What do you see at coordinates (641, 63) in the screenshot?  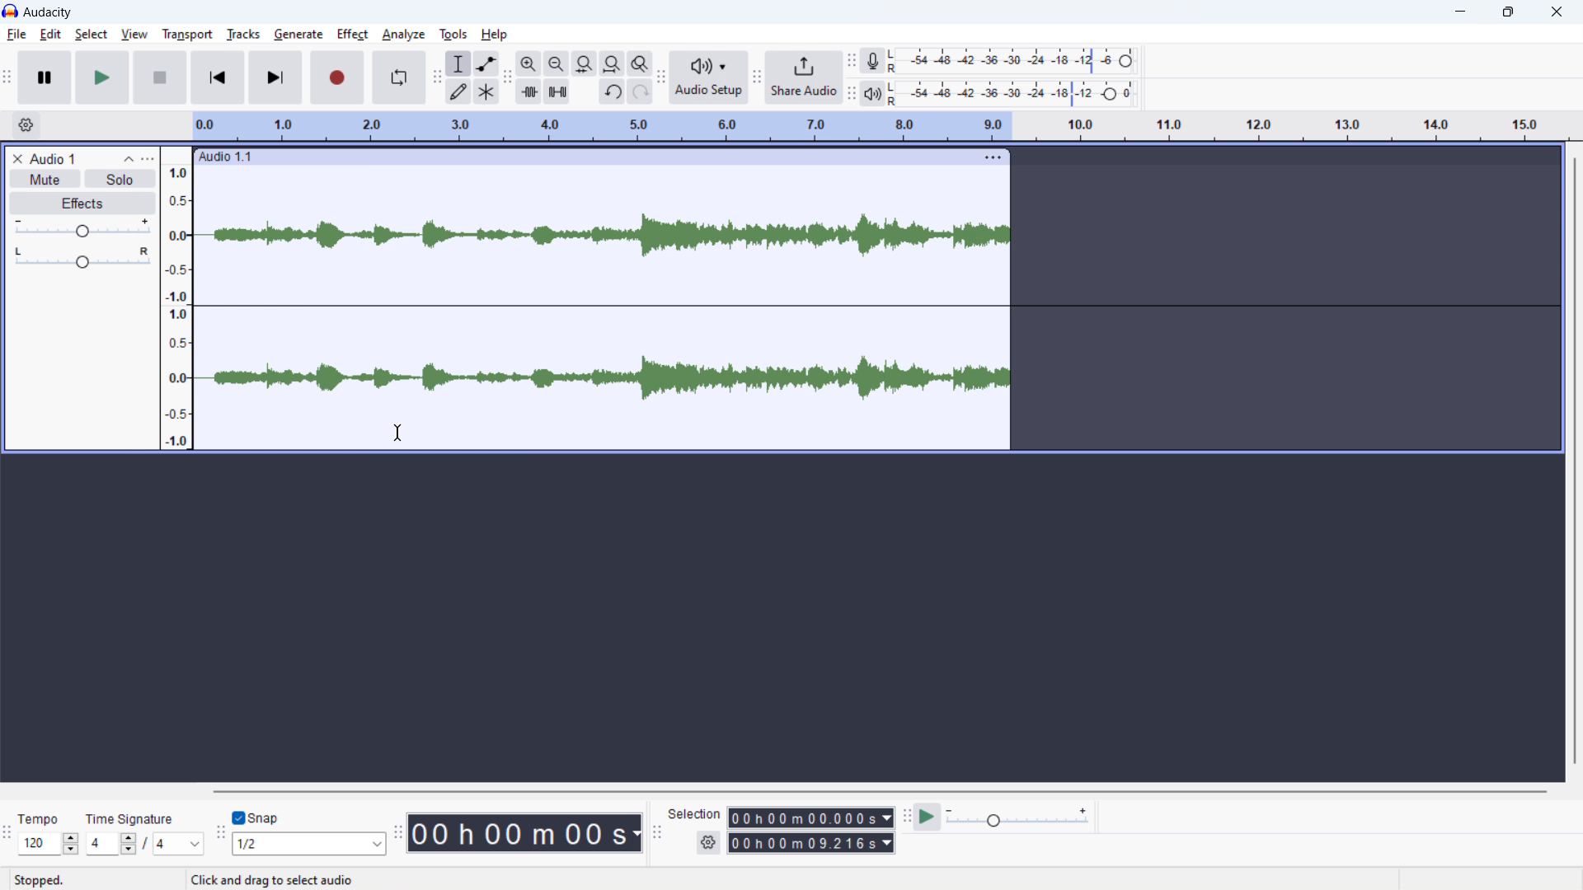 I see `toggle zoom` at bounding box center [641, 63].